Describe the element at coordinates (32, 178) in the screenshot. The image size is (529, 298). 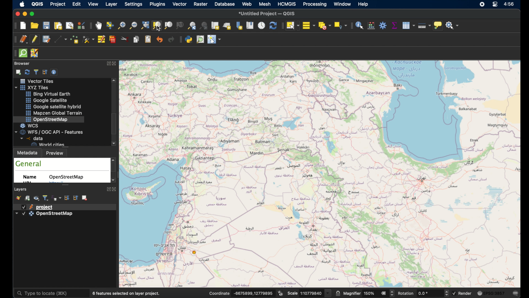
I see `name` at that location.